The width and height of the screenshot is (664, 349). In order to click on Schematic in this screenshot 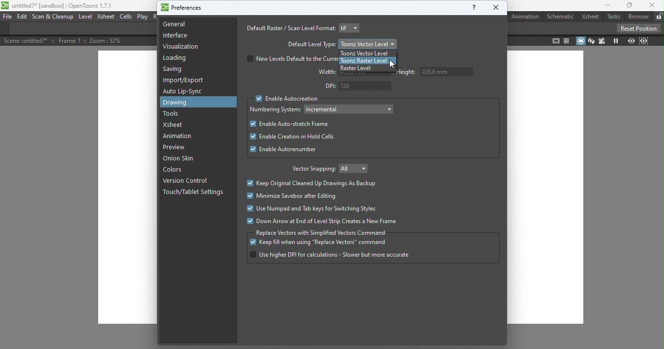, I will do `click(561, 16)`.